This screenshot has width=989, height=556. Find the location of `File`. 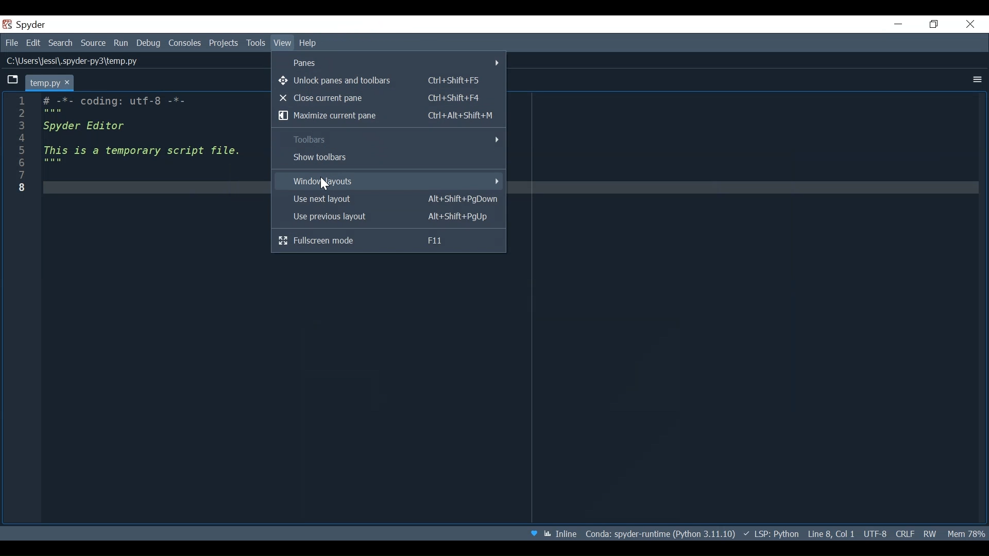

File is located at coordinates (11, 44).